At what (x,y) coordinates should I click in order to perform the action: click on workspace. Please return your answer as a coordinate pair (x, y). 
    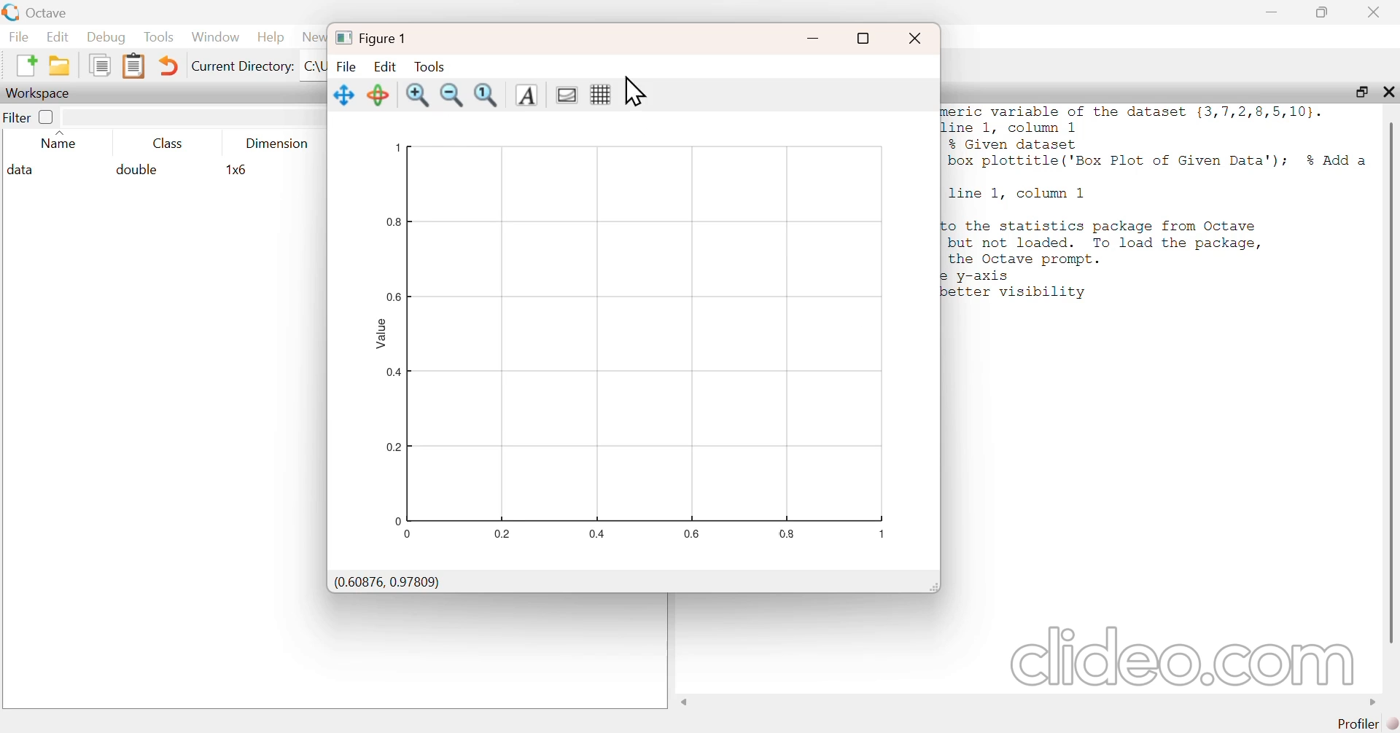
    Looking at the image, I should click on (39, 92).